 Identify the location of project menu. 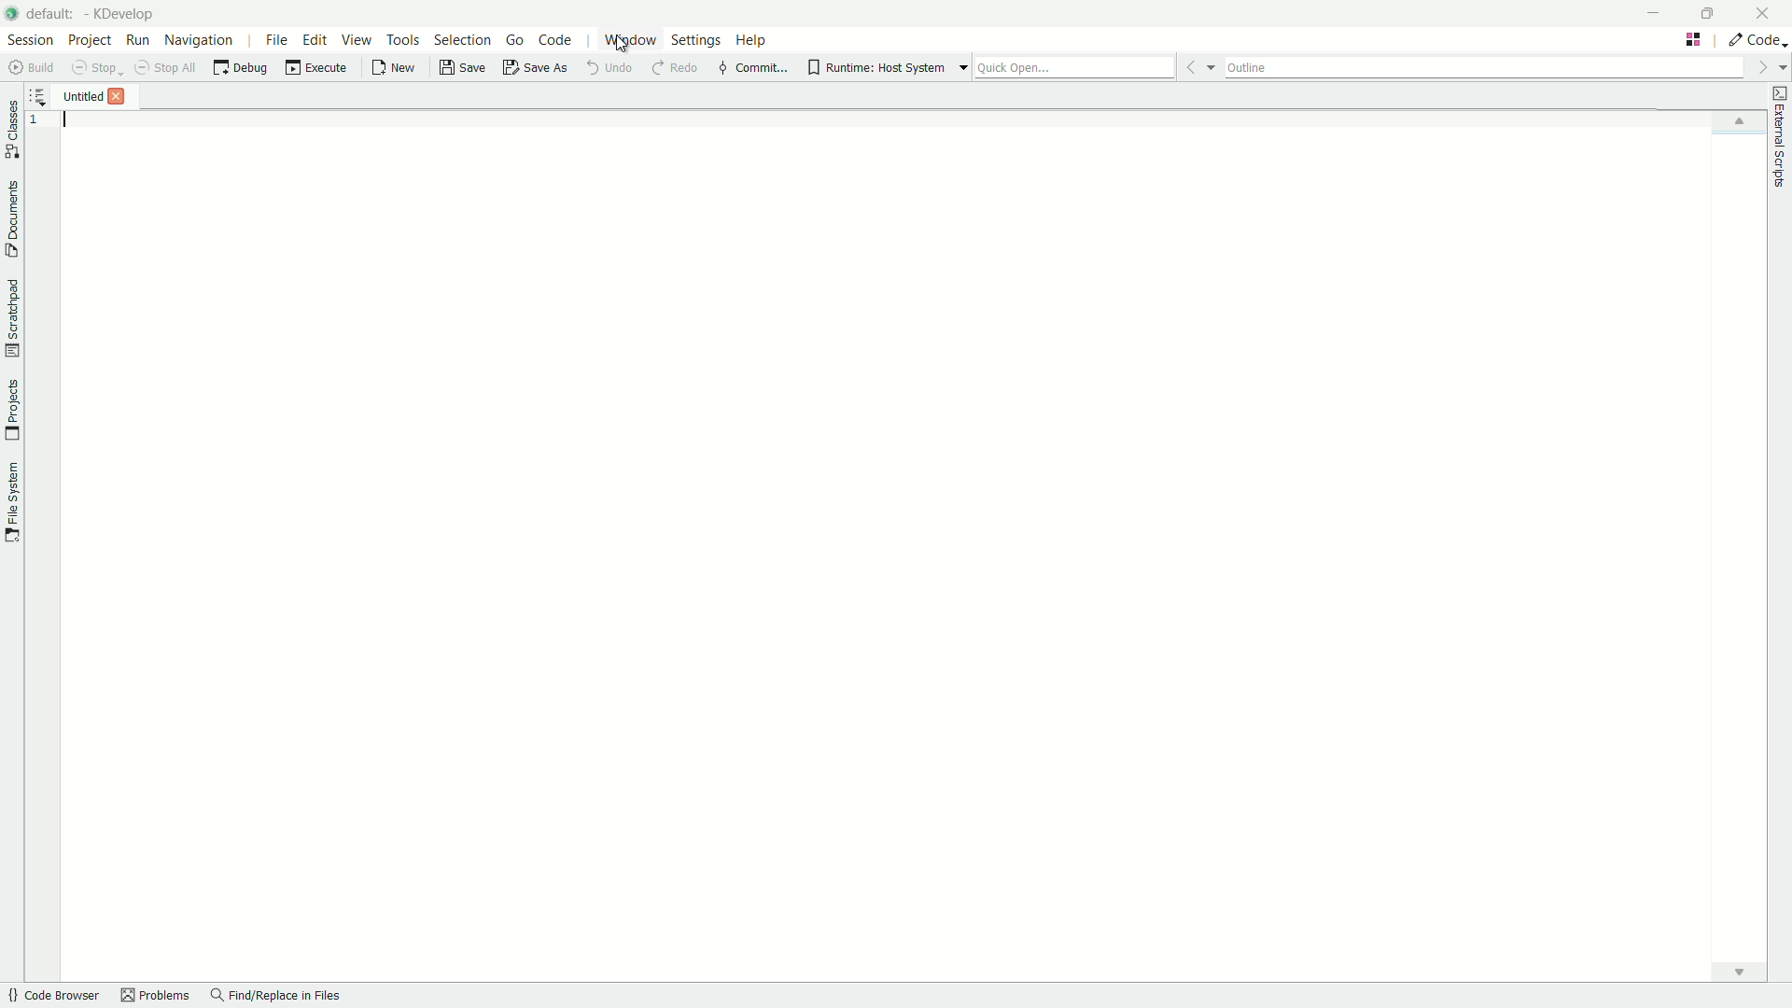
(91, 40).